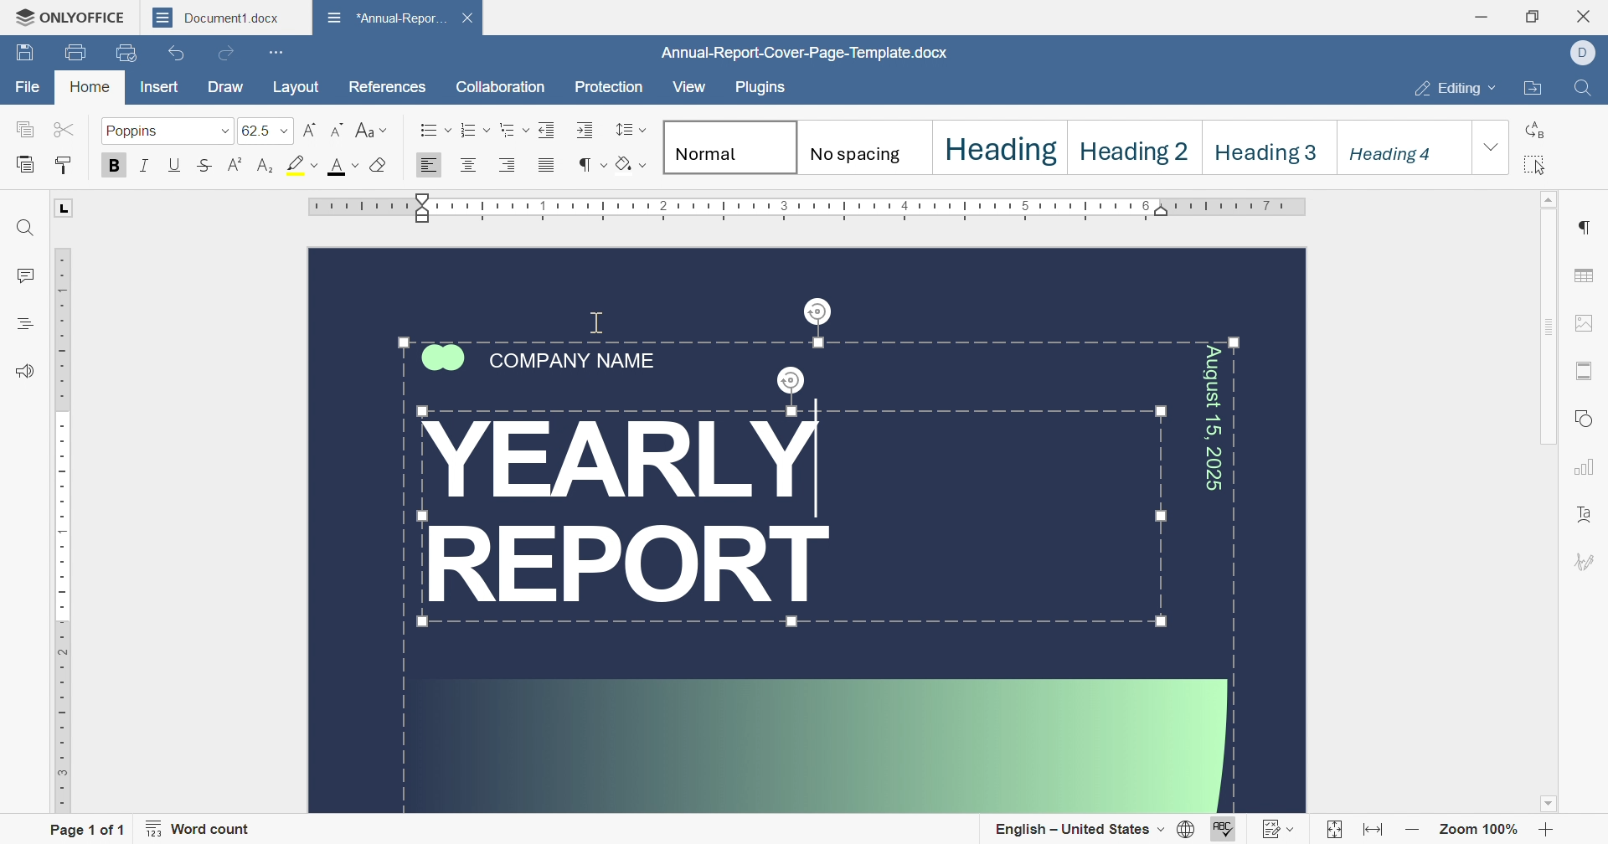 This screenshot has height=844, width=1608. Describe the element at coordinates (74, 50) in the screenshot. I see `print` at that location.